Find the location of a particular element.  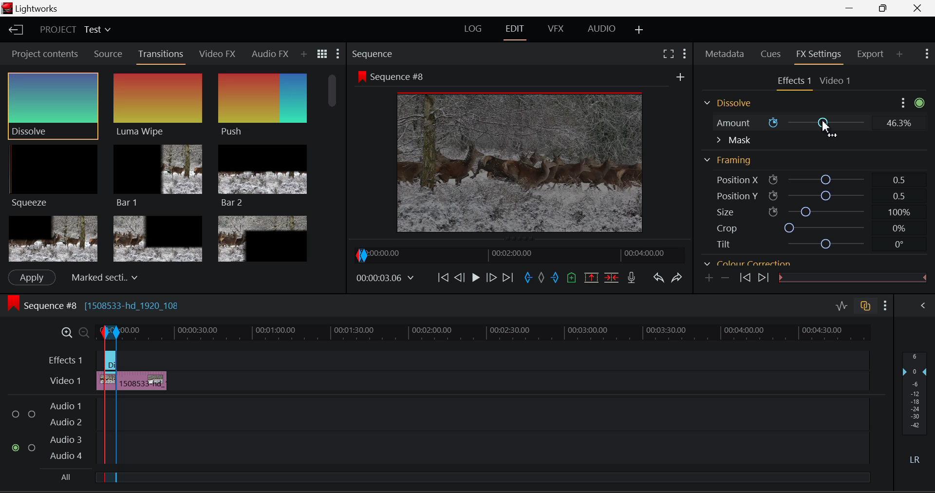

Audio 4 is located at coordinates (65, 455).